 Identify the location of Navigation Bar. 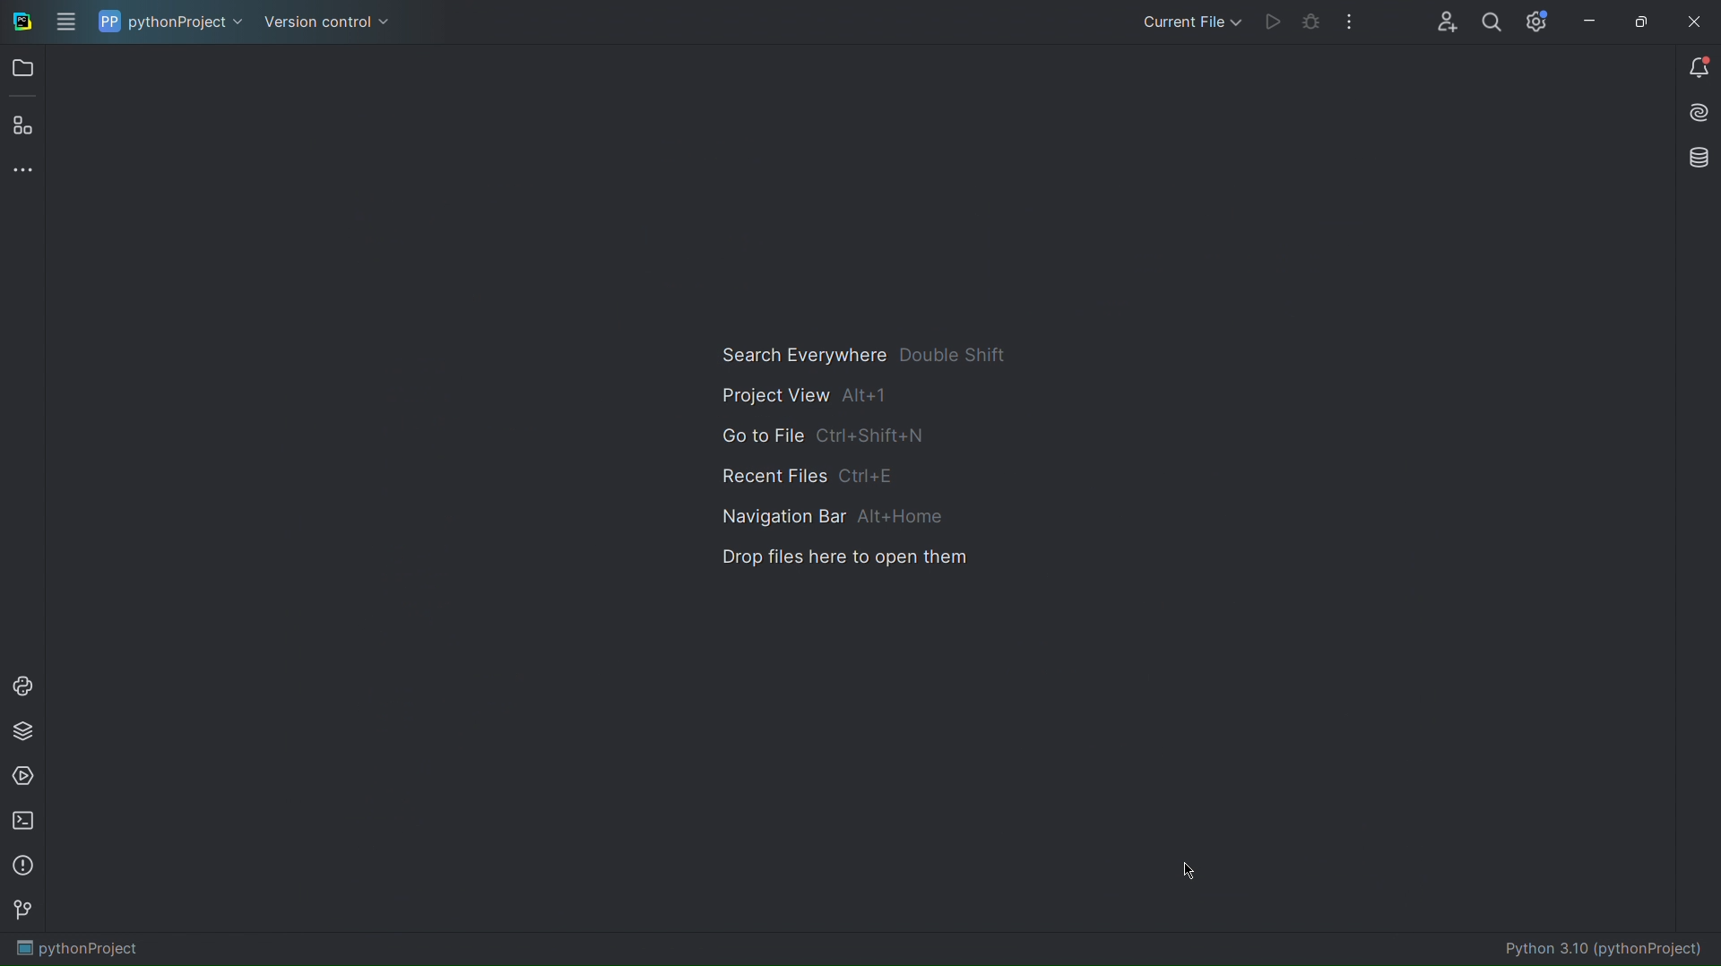
(823, 515).